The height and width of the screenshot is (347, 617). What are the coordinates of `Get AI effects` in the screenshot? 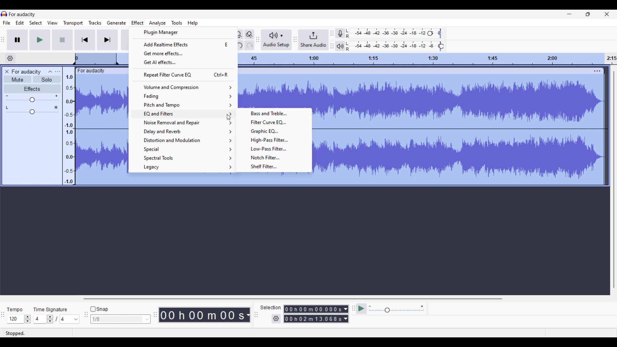 It's located at (183, 63).